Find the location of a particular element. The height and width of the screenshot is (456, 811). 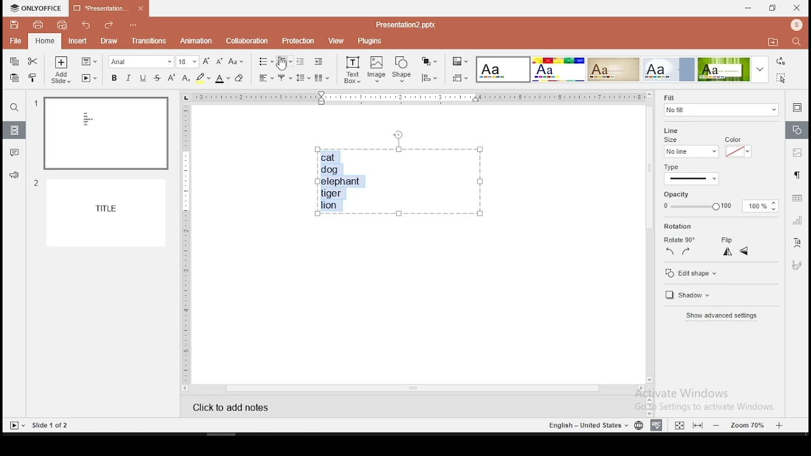

redo is located at coordinates (110, 24).